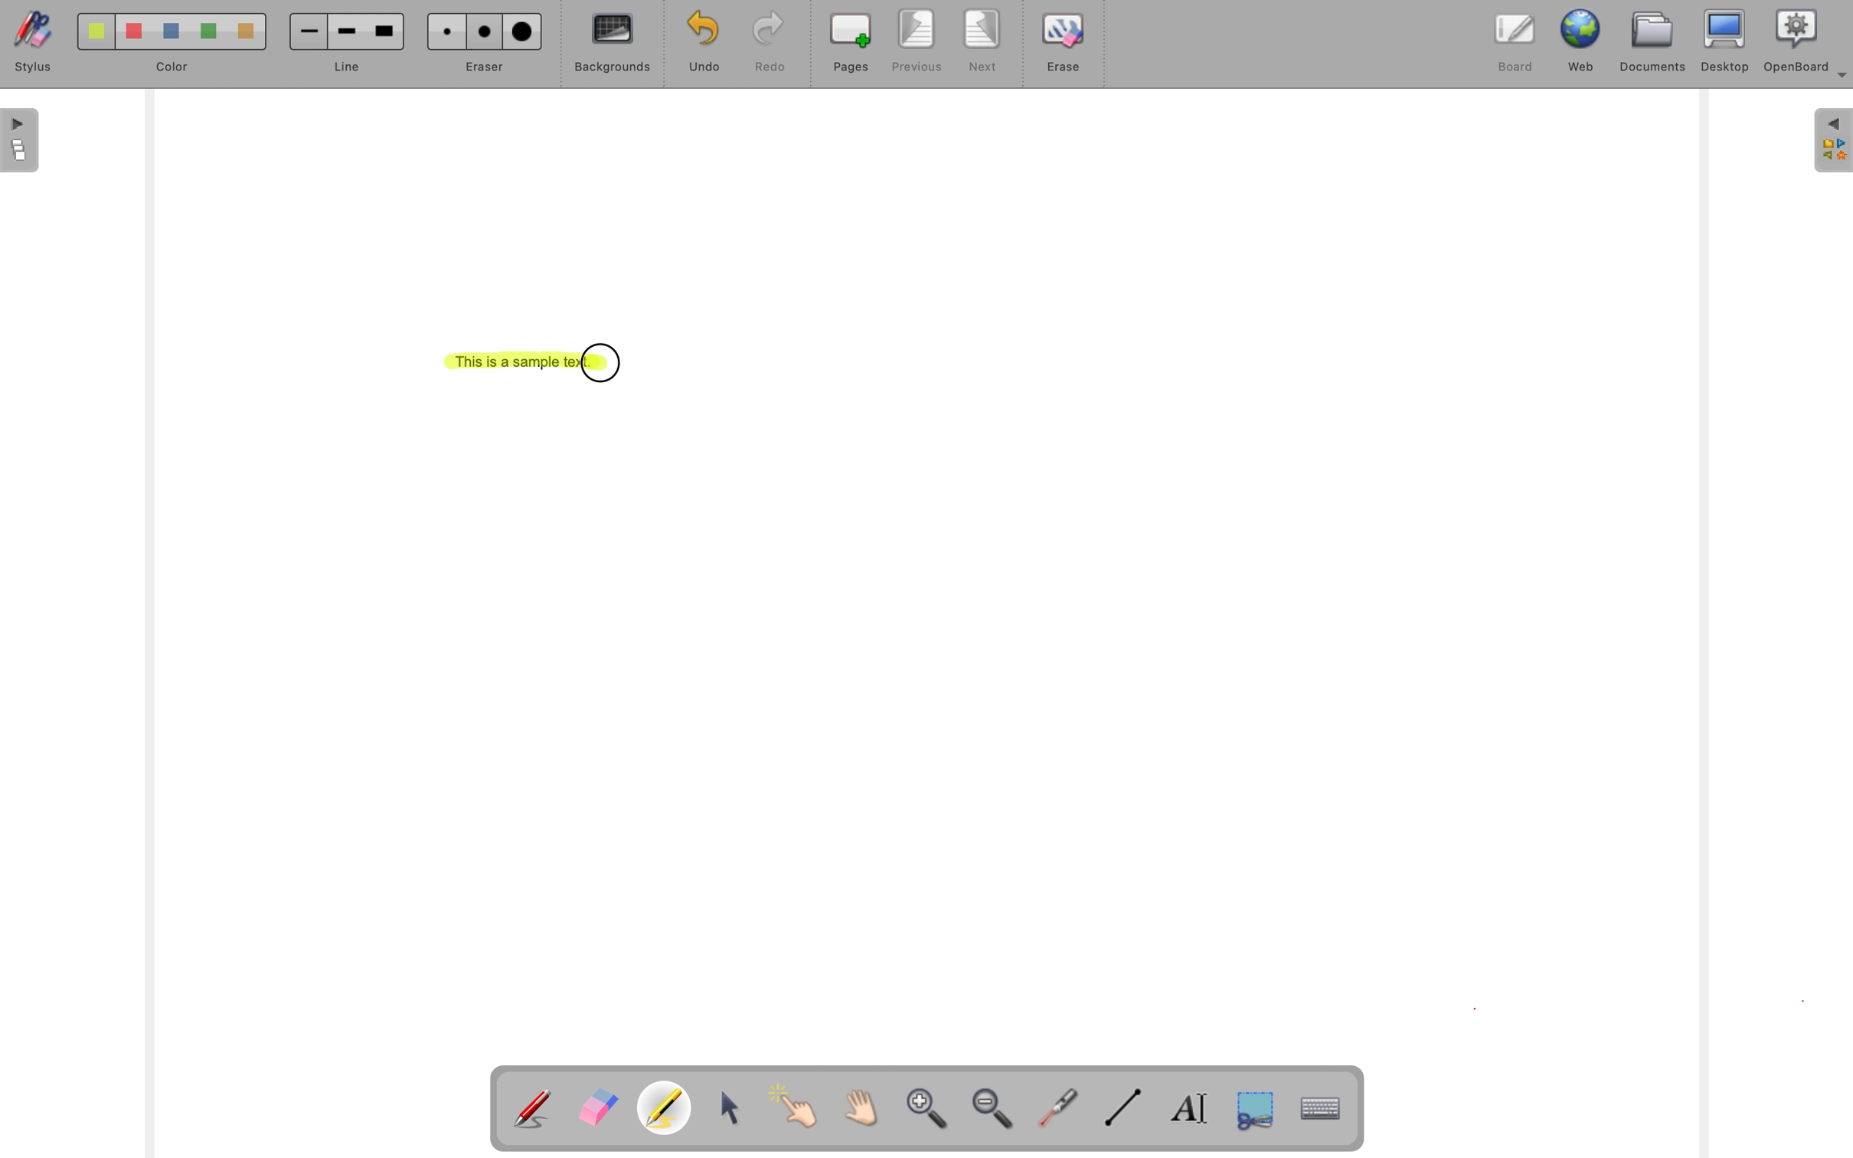 The height and width of the screenshot is (1158, 1853). Describe the element at coordinates (446, 31) in the screenshot. I see `Small eraser` at that location.